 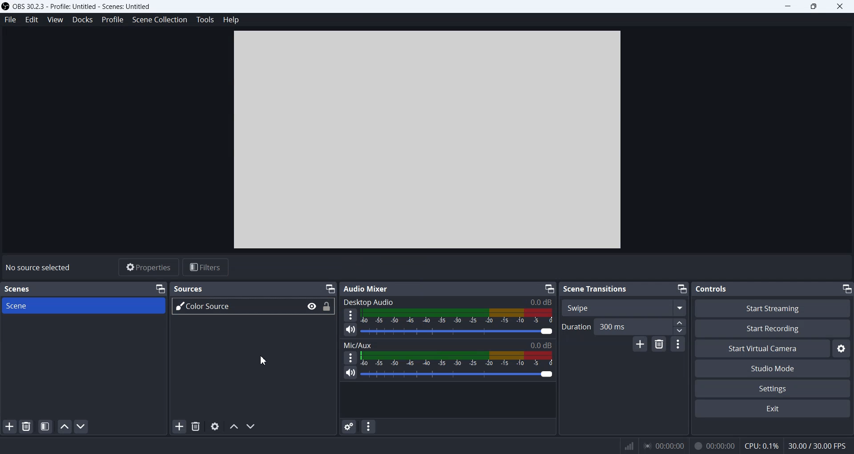 I want to click on Sound Adjuster, so click(x=458, y=331).